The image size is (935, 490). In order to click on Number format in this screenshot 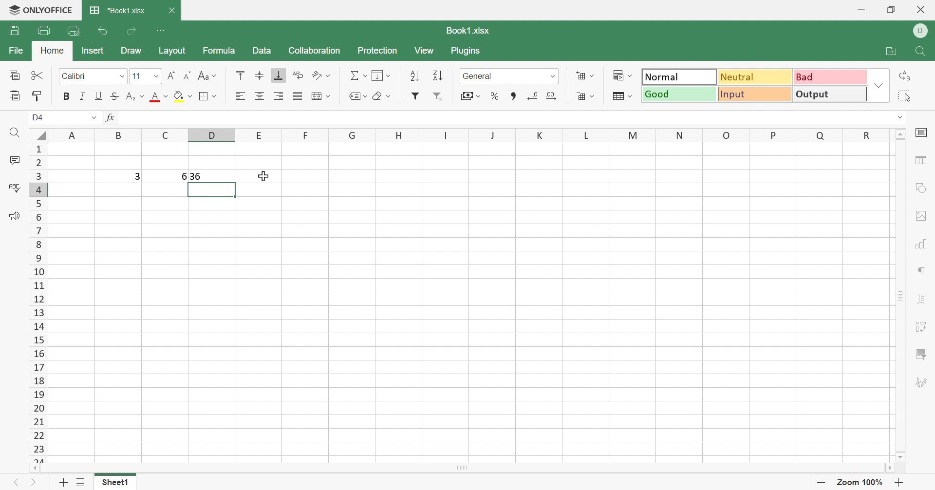, I will do `click(509, 76)`.